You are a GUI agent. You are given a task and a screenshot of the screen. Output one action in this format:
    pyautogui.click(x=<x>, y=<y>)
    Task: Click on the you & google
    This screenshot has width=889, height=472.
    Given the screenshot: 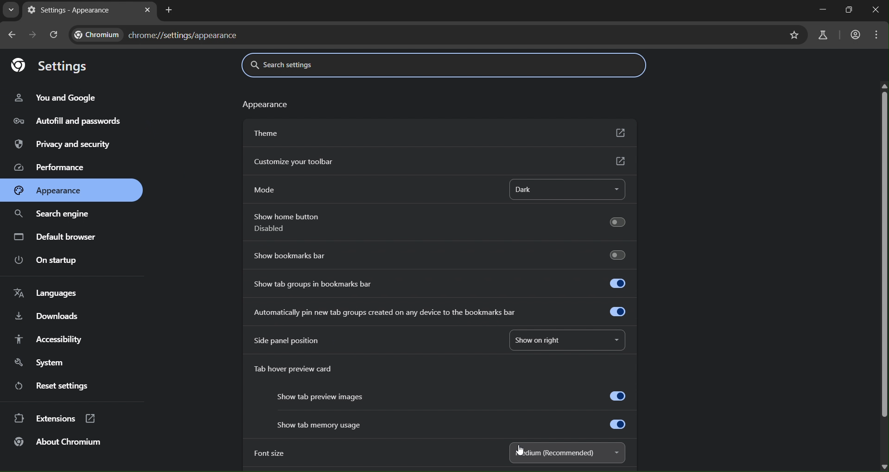 What is the action you would take?
    pyautogui.click(x=54, y=98)
    